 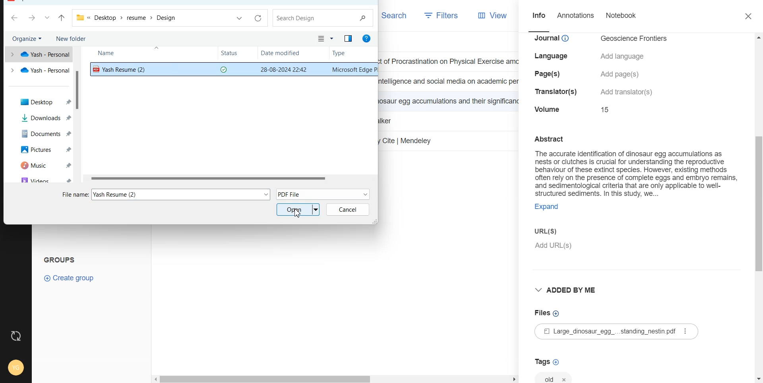 I want to click on details, so click(x=557, y=92).